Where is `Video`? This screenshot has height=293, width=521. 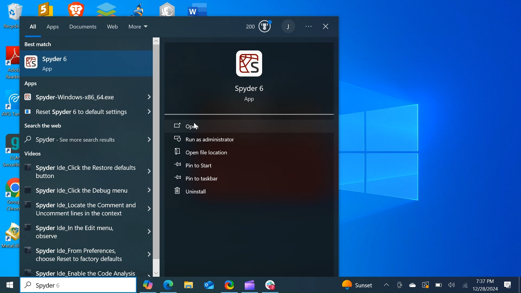
Video is located at coordinates (87, 171).